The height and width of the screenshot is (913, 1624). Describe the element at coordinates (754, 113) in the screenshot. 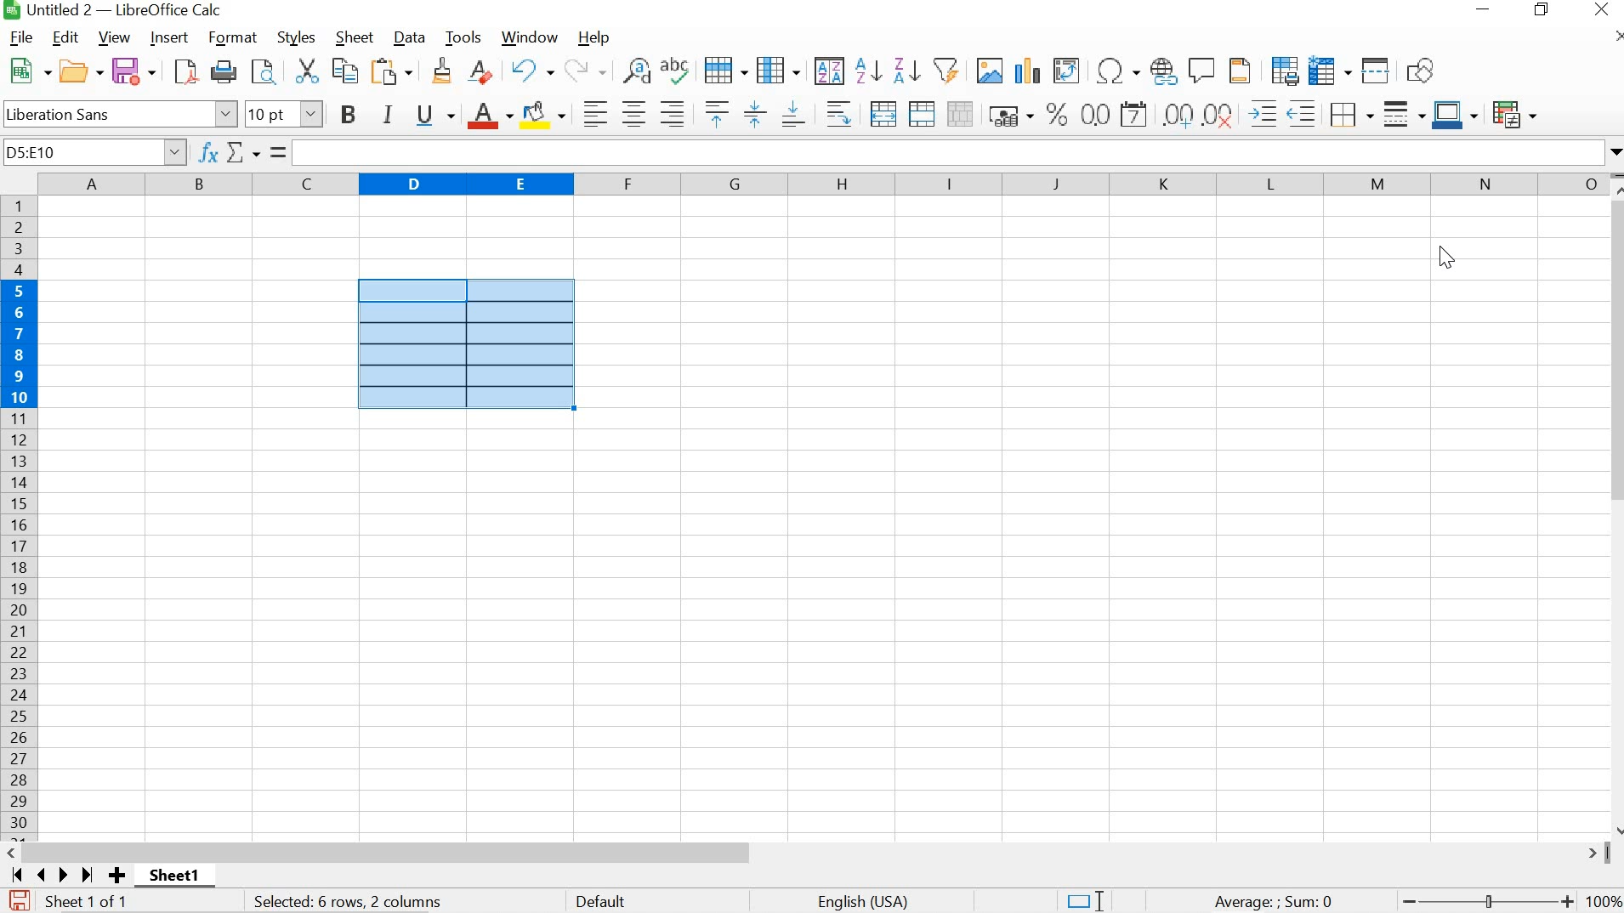

I see `CENTER VERTICALLY` at that location.